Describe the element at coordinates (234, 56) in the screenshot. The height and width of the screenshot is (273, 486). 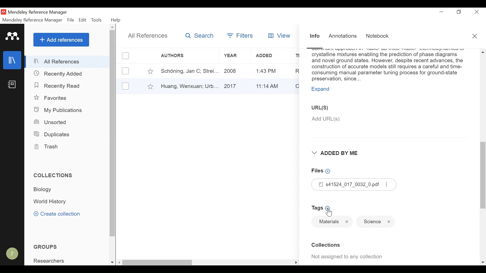
I see `Year` at that location.